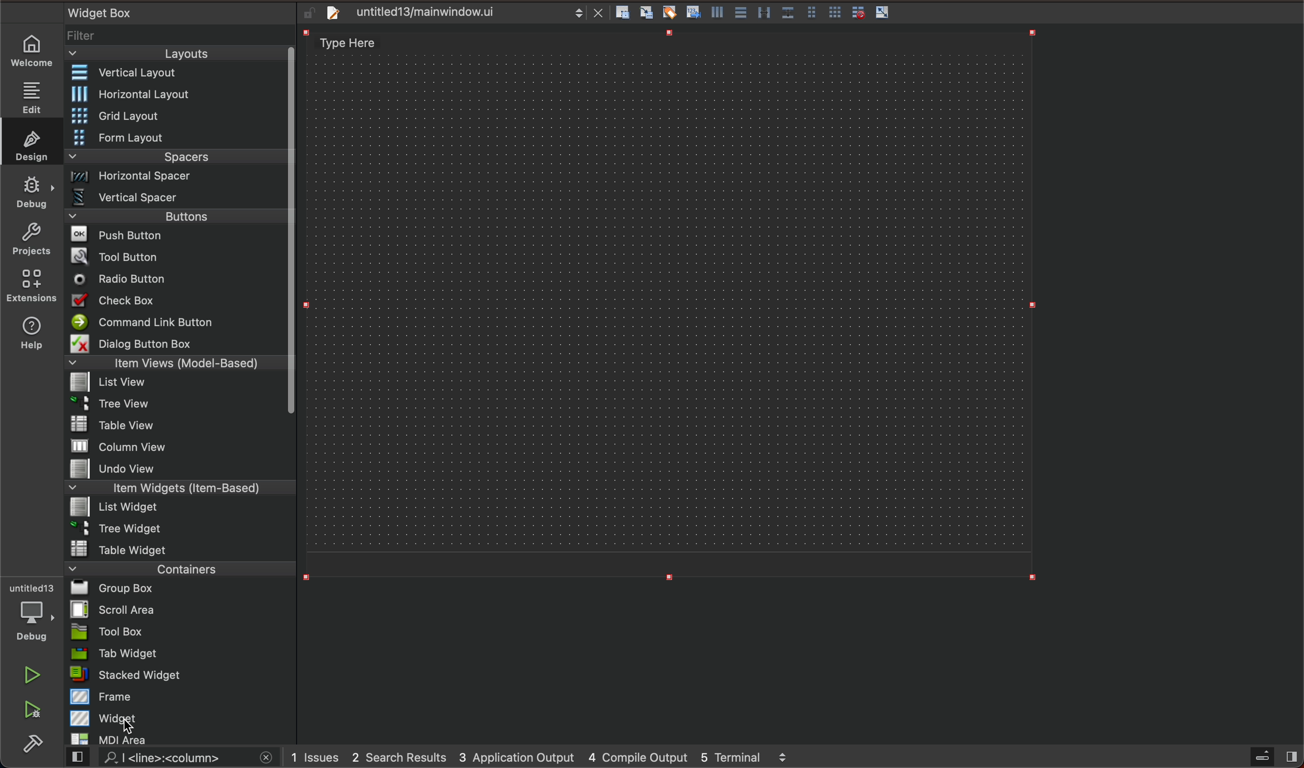 The height and width of the screenshot is (768, 1304). I want to click on close sidebar, so click(1272, 757).